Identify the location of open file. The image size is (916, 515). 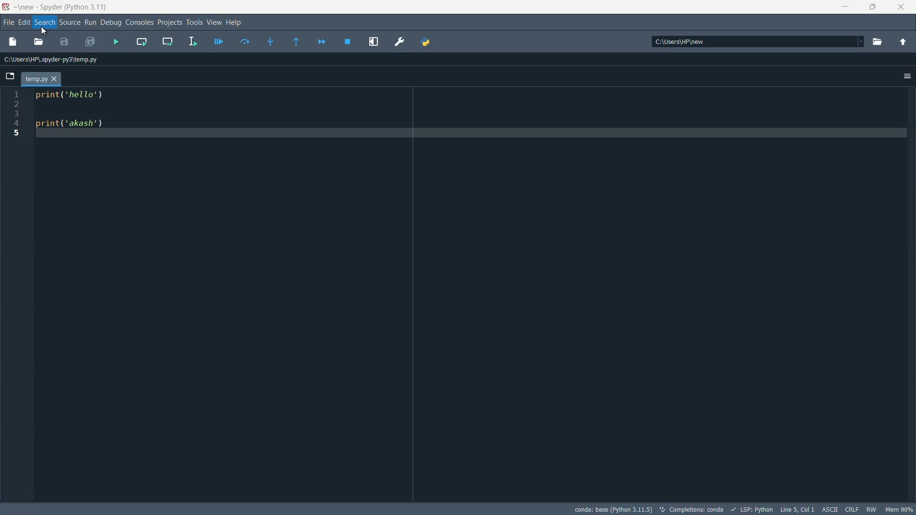
(37, 42).